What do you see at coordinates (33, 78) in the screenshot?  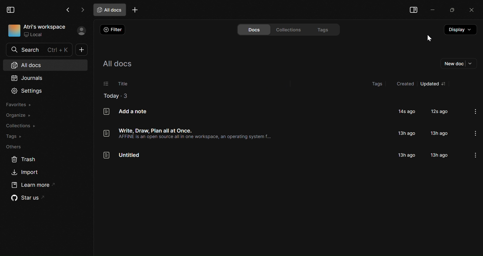 I see `Journals` at bounding box center [33, 78].